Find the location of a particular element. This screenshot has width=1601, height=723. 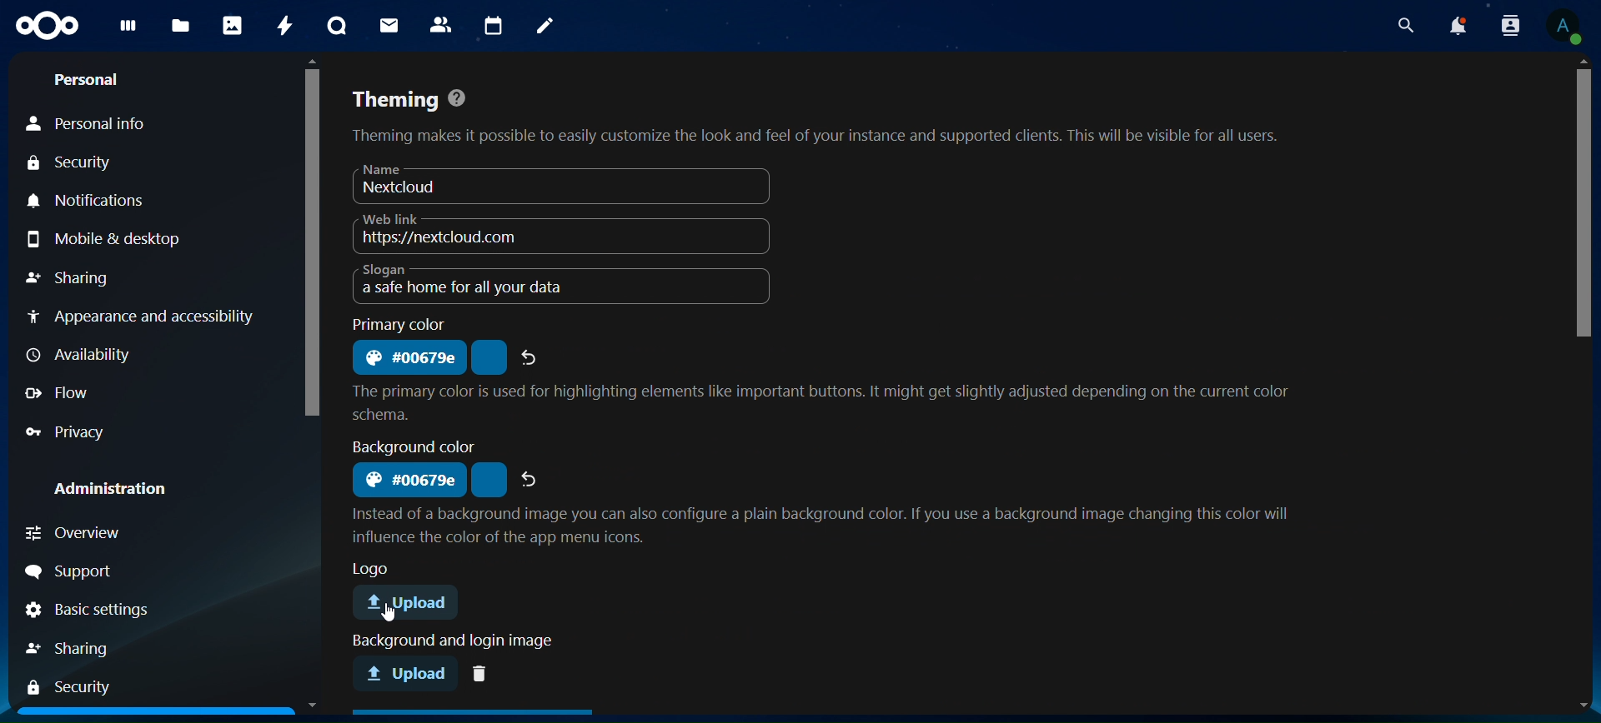

Background color is located at coordinates (410, 445).